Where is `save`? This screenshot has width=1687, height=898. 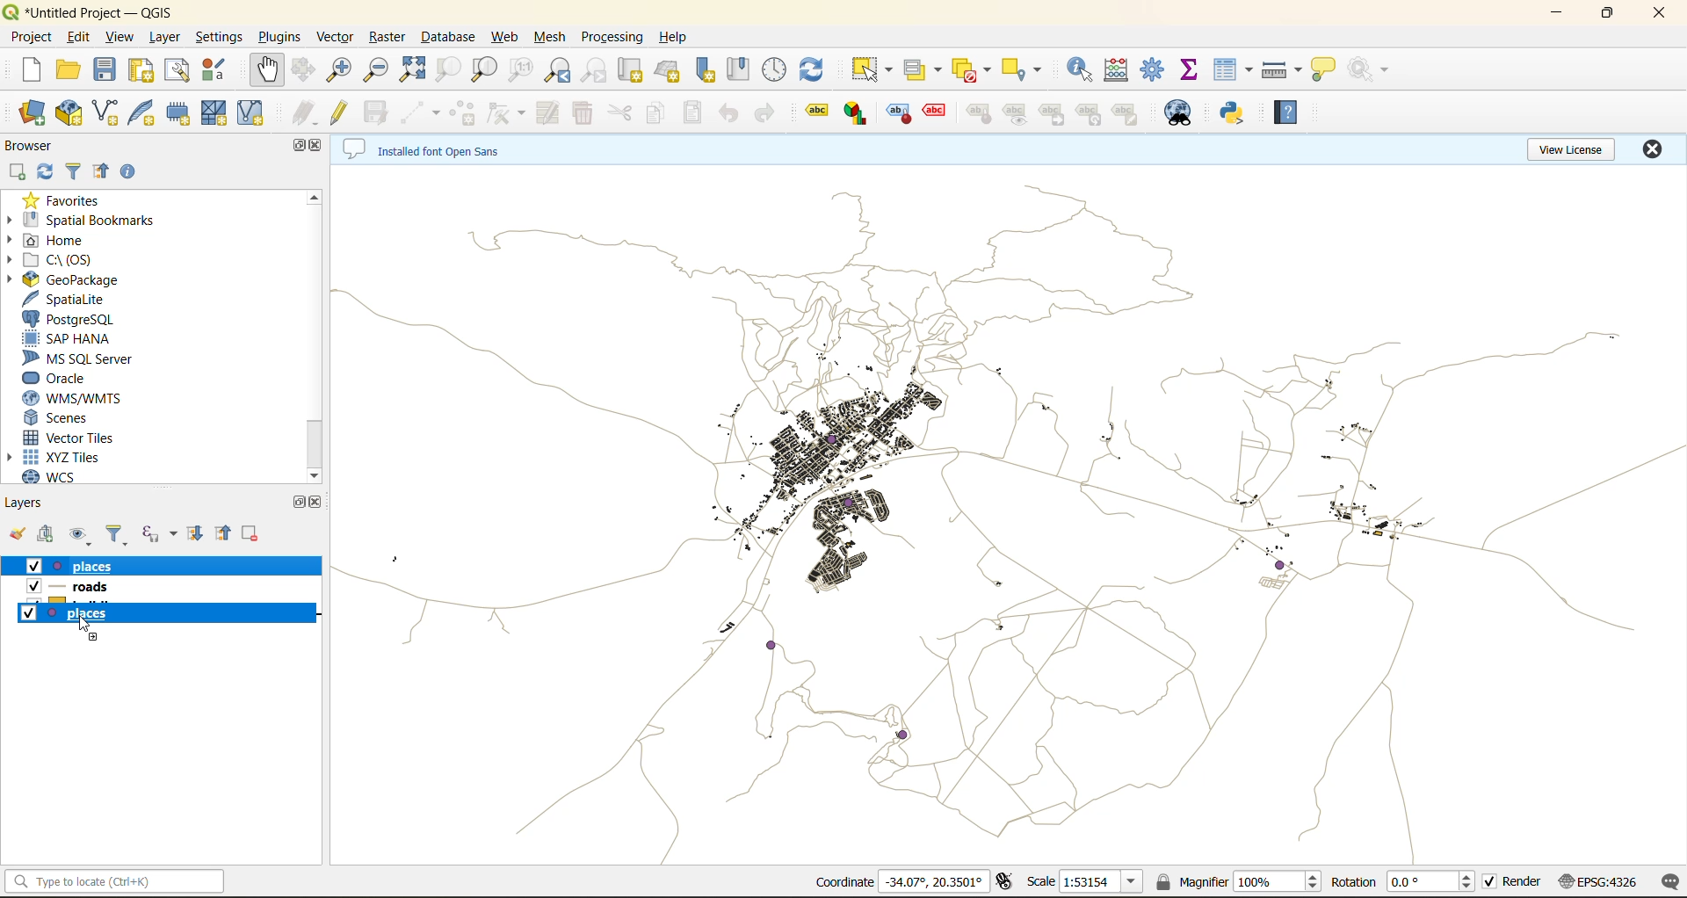 save is located at coordinates (108, 73).